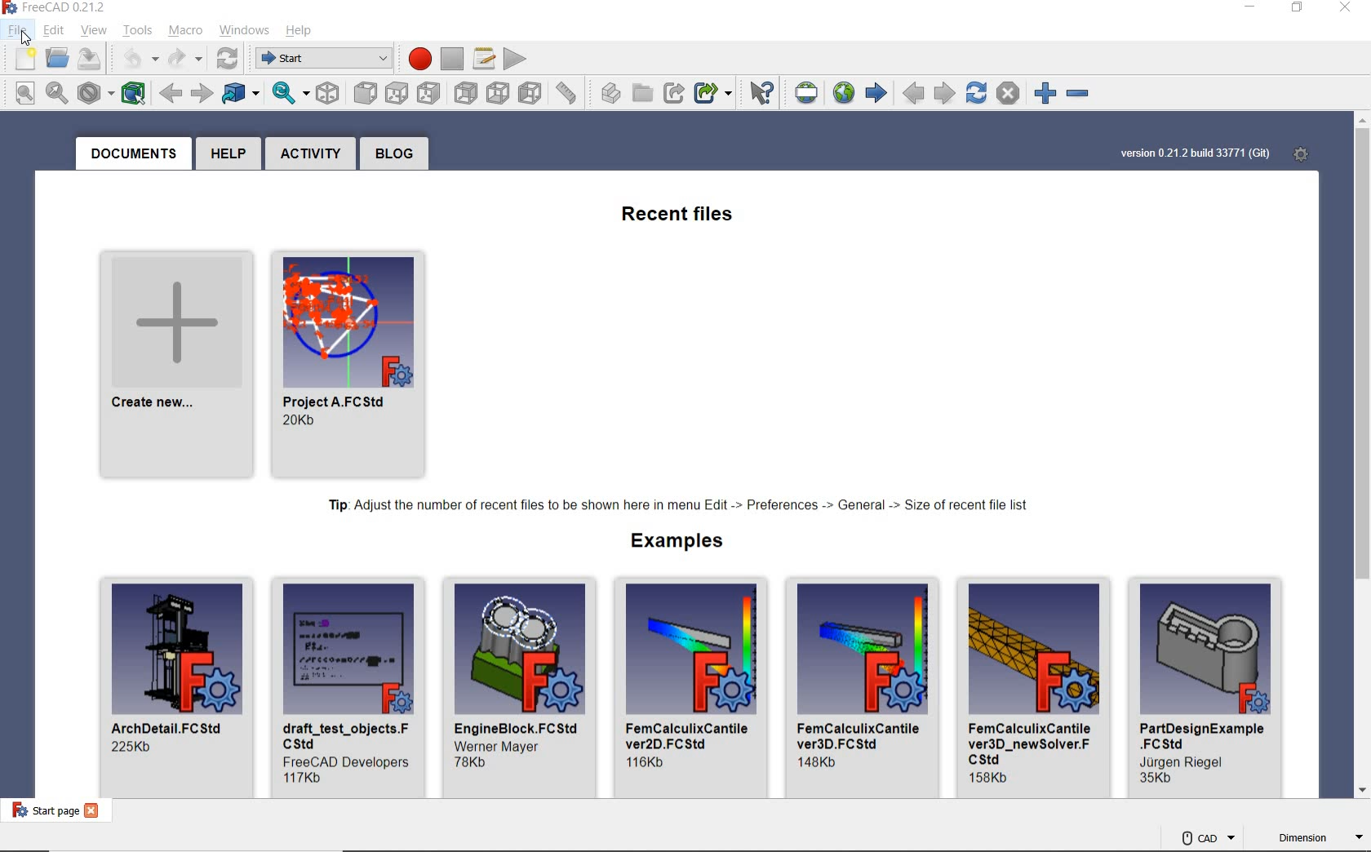 This screenshot has width=1371, height=852. Describe the element at coordinates (863, 735) in the screenshot. I see `name` at that location.